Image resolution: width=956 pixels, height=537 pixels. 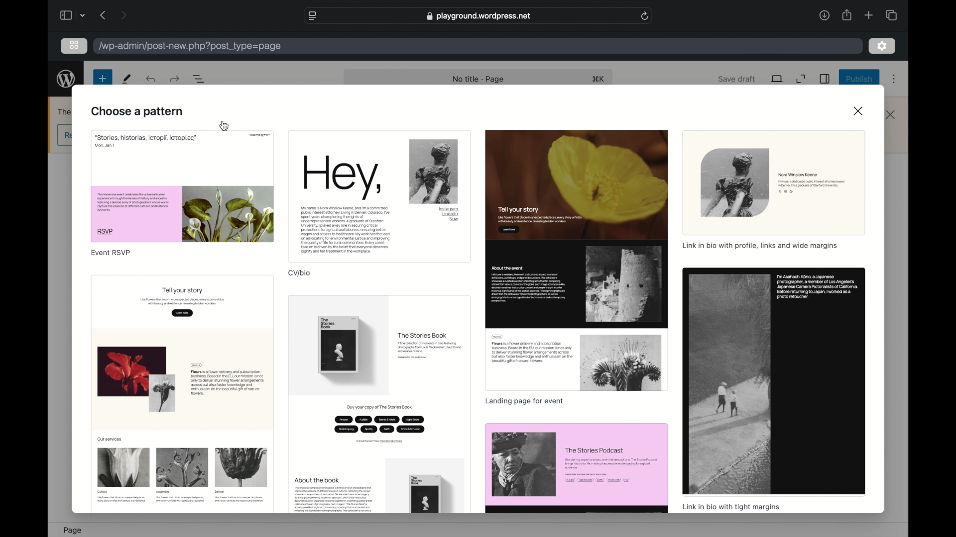 I want to click on page, so click(x=75, y=531).